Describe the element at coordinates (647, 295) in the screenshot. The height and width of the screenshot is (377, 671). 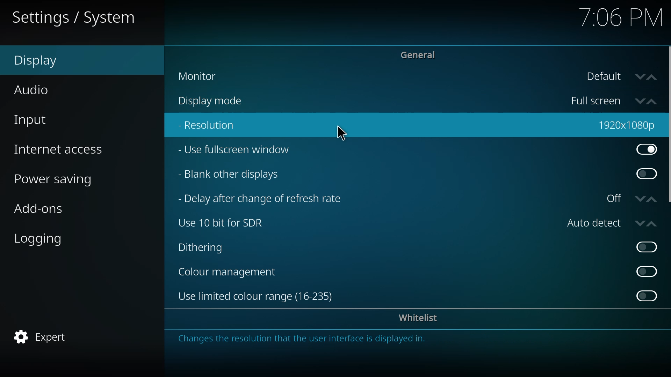
I see `enable` at that location.